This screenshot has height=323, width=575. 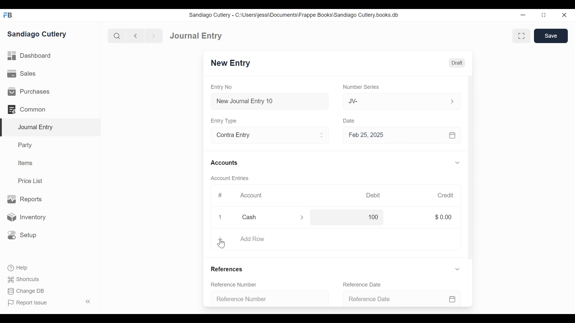 What do you see at coordinates (362, 87) in the screenshot?
I see `Number Series` at bounding box center [362, 87].